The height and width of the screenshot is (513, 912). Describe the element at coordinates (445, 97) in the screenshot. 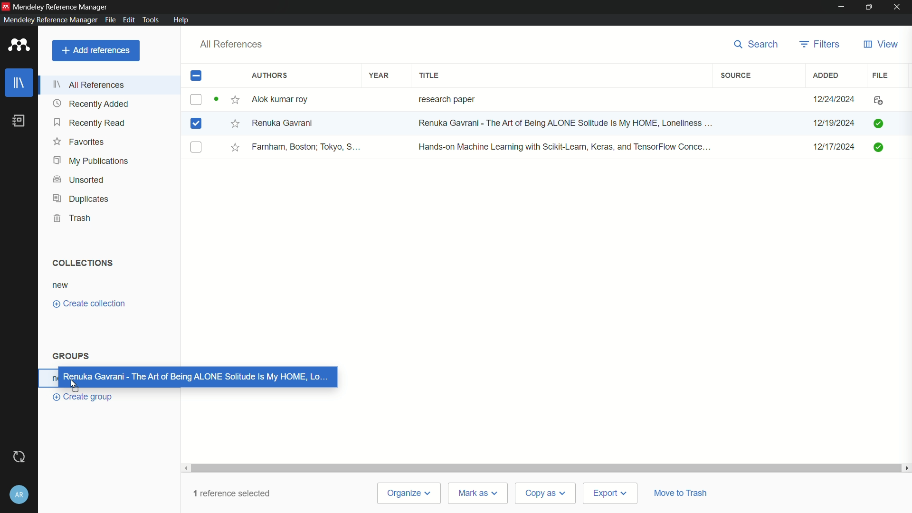

I see `reserach paper` at that location.